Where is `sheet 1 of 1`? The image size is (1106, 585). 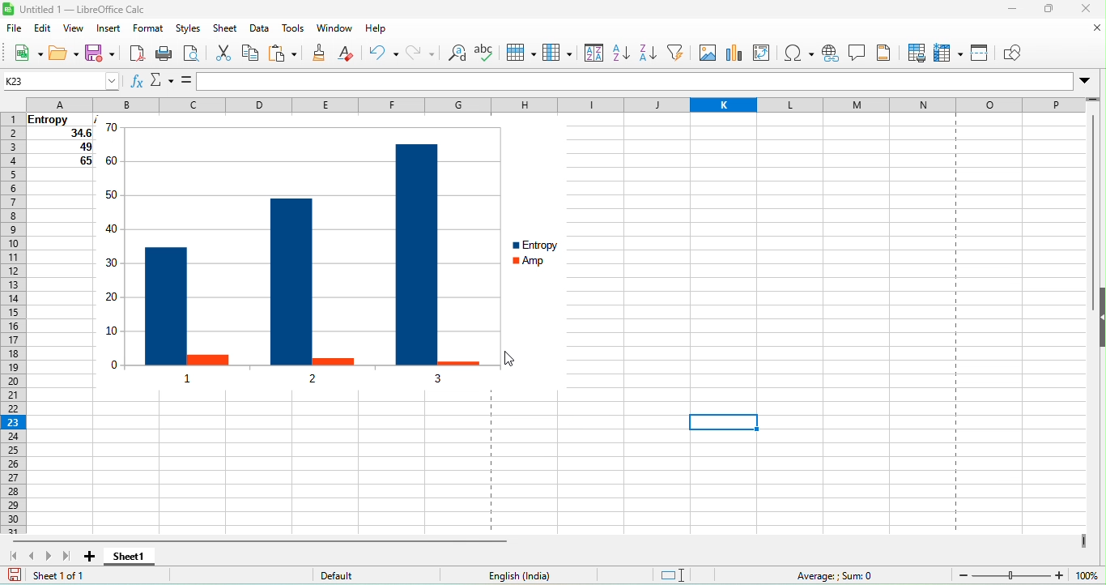
sheet 1 of 1 is located at coordinates (88, 576).